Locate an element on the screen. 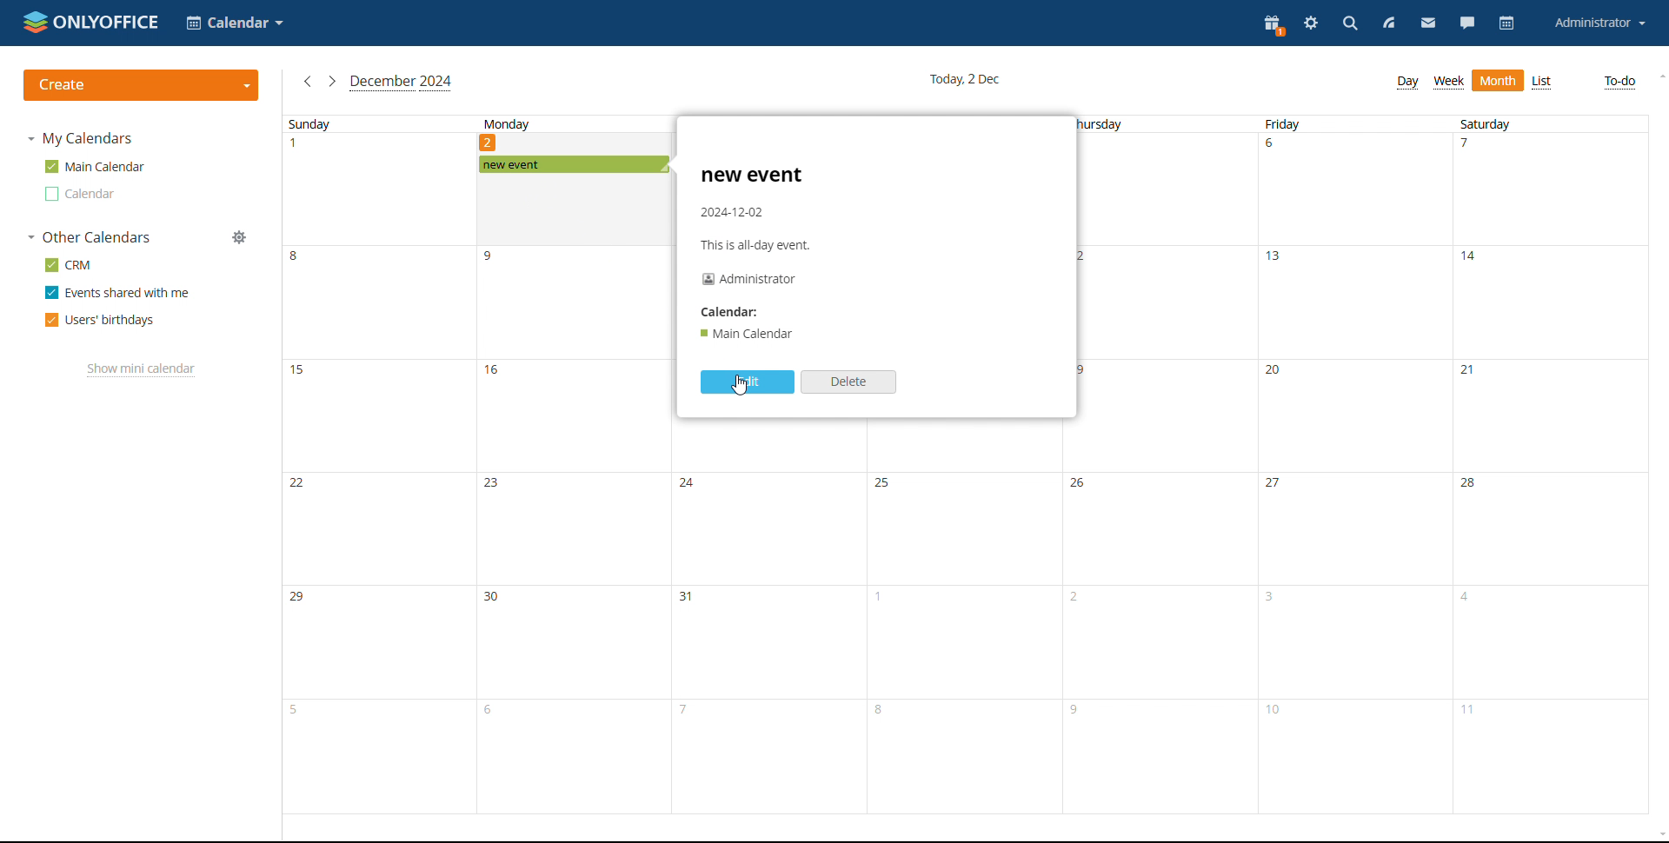  current month is located at coordinates (402, 83).